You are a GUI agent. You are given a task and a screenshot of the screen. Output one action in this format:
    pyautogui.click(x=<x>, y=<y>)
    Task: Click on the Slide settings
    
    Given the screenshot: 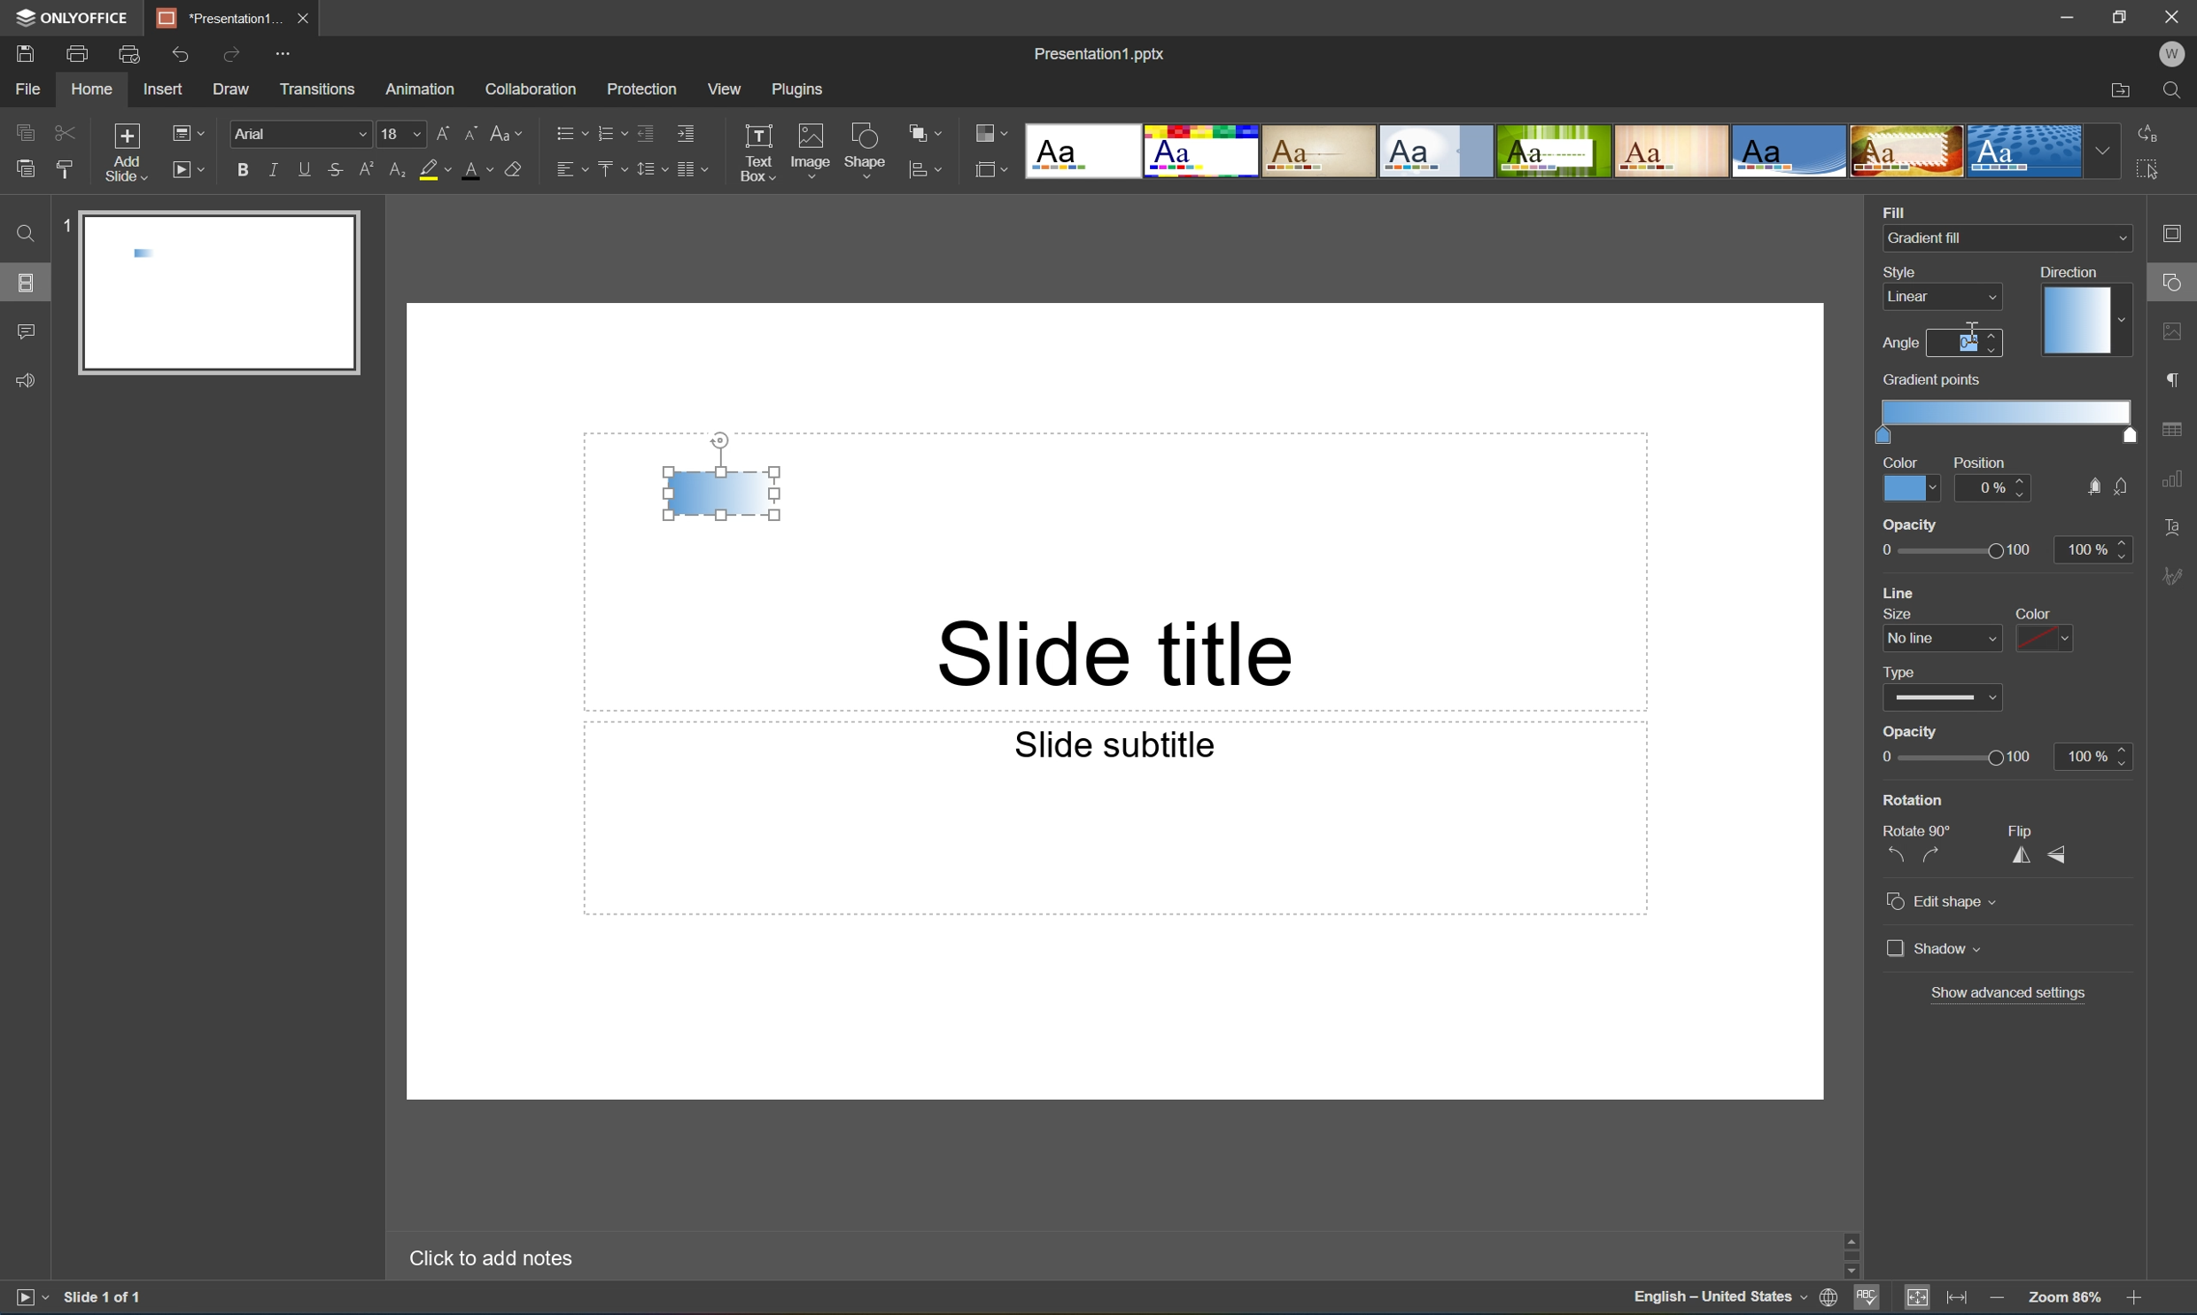 What is the action you would take?
    pyautogui.click(x=2178, y=233)
    